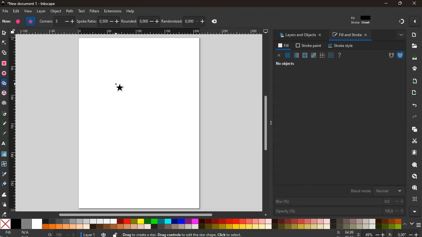  Describe the element at coordinates (4, 174) in the screenshot. I see `drop` at that location.